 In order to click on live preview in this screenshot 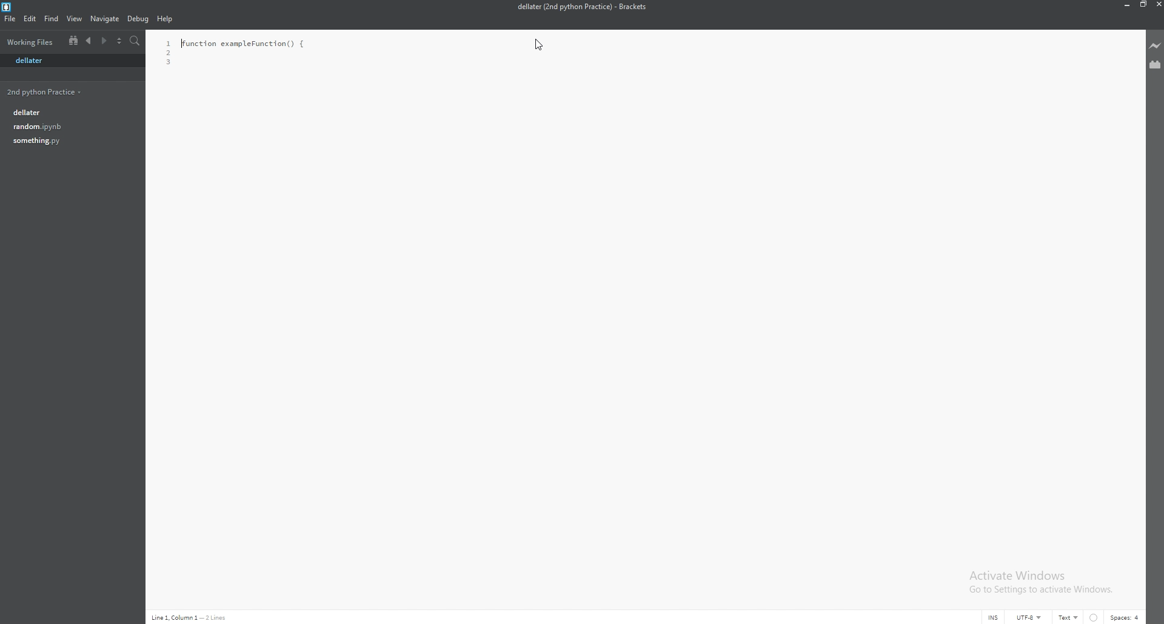, I will do `click(1154, 46)`.